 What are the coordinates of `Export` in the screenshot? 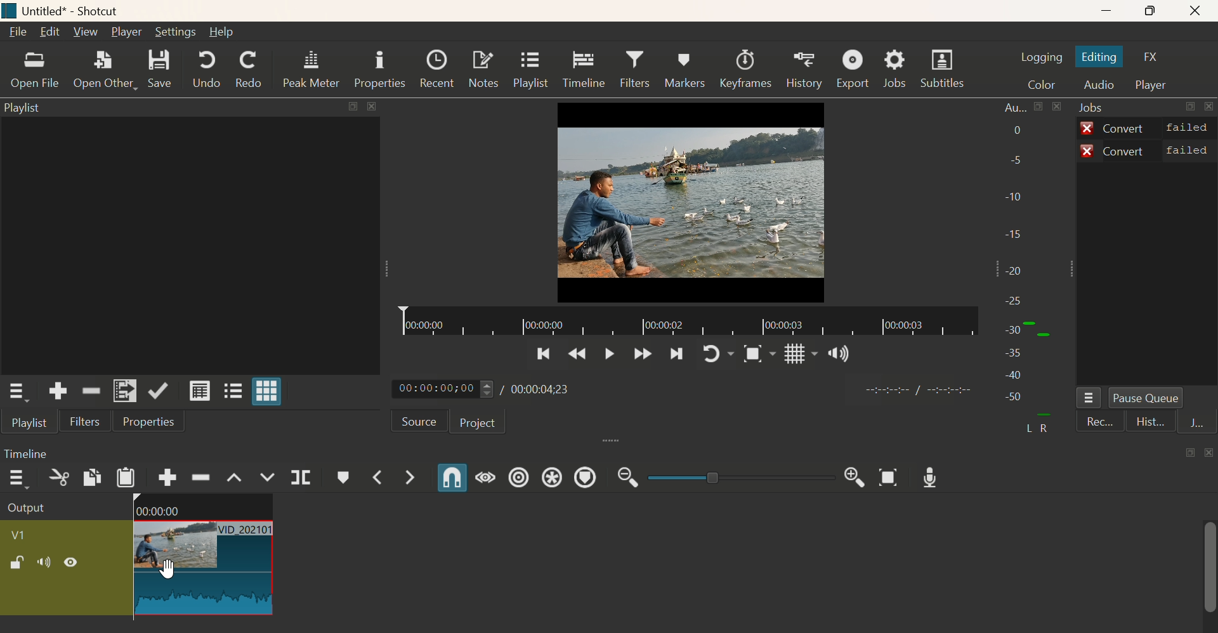 It's located at (855, 70).